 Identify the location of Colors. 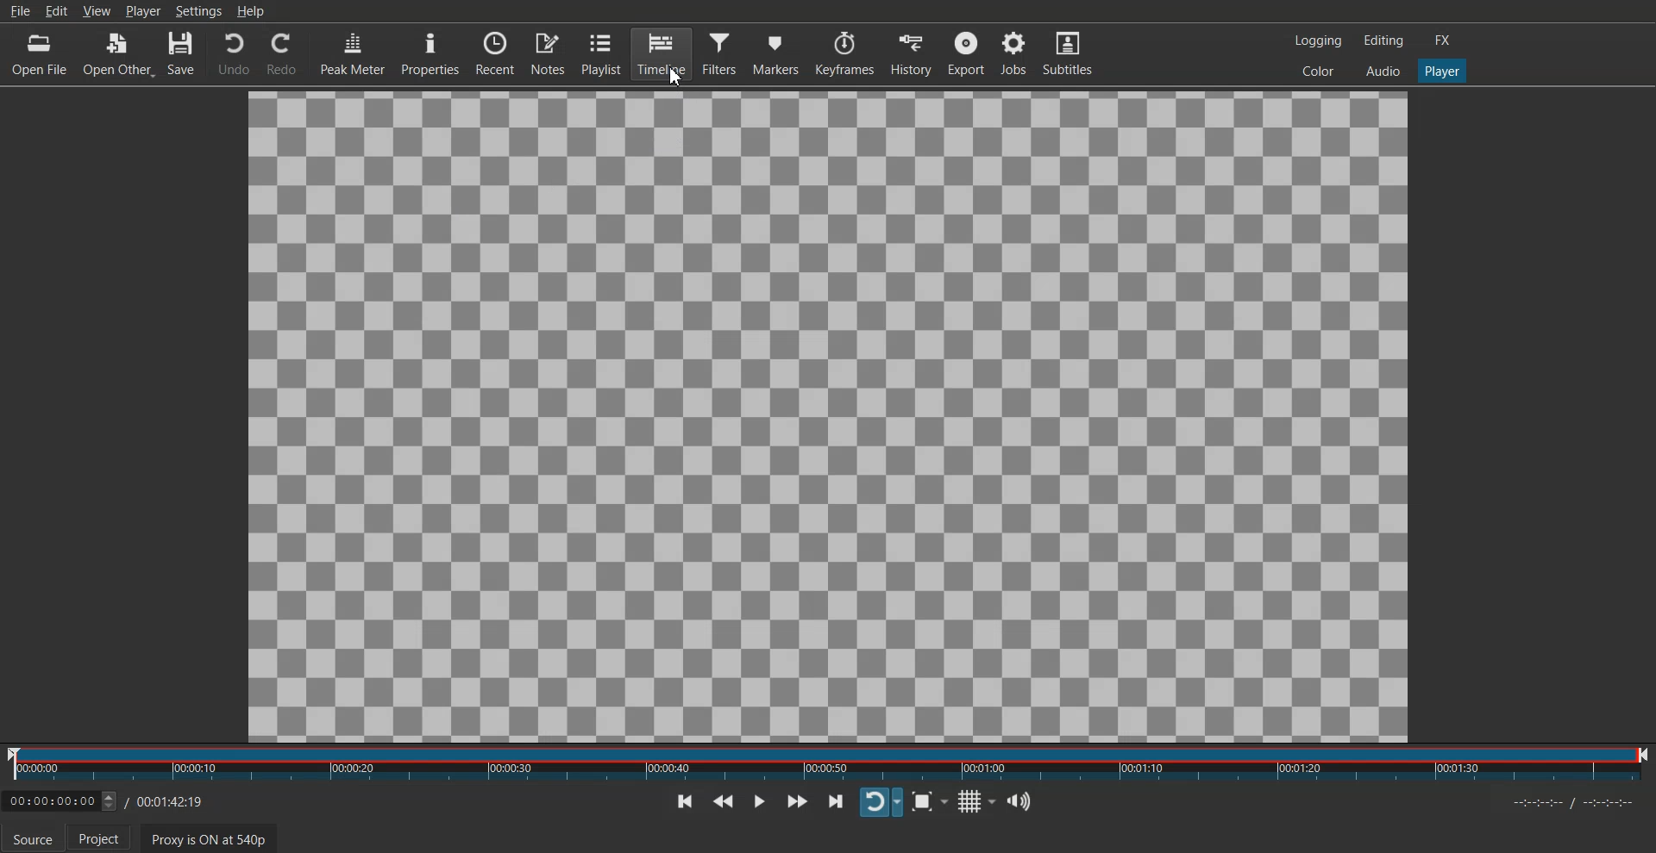
(1318, 70).